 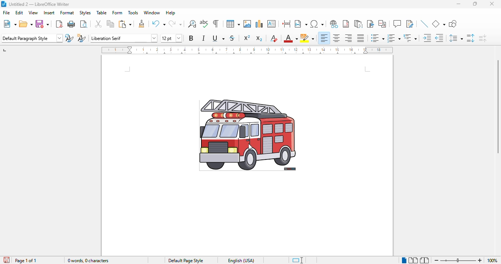 I want to click on vertical scroll bar, so click(x=498, y=106).